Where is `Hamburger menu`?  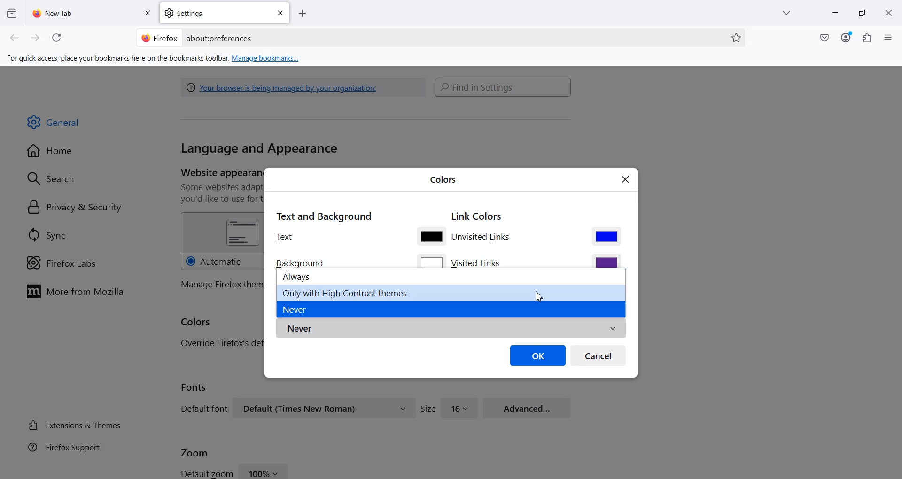 Hamburger menu is located at coordinates (889, 38).